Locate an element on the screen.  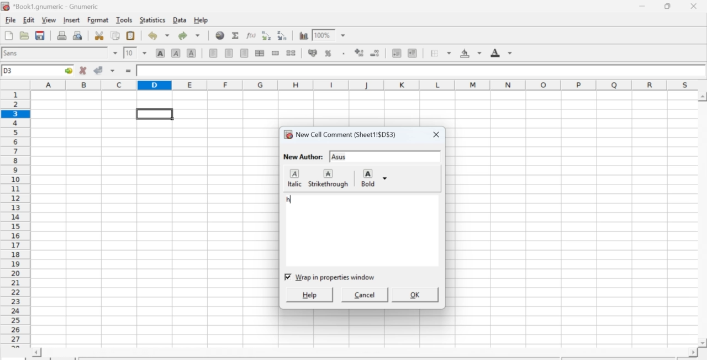
Format the selection as accounting is located at coordinates (313, 52).